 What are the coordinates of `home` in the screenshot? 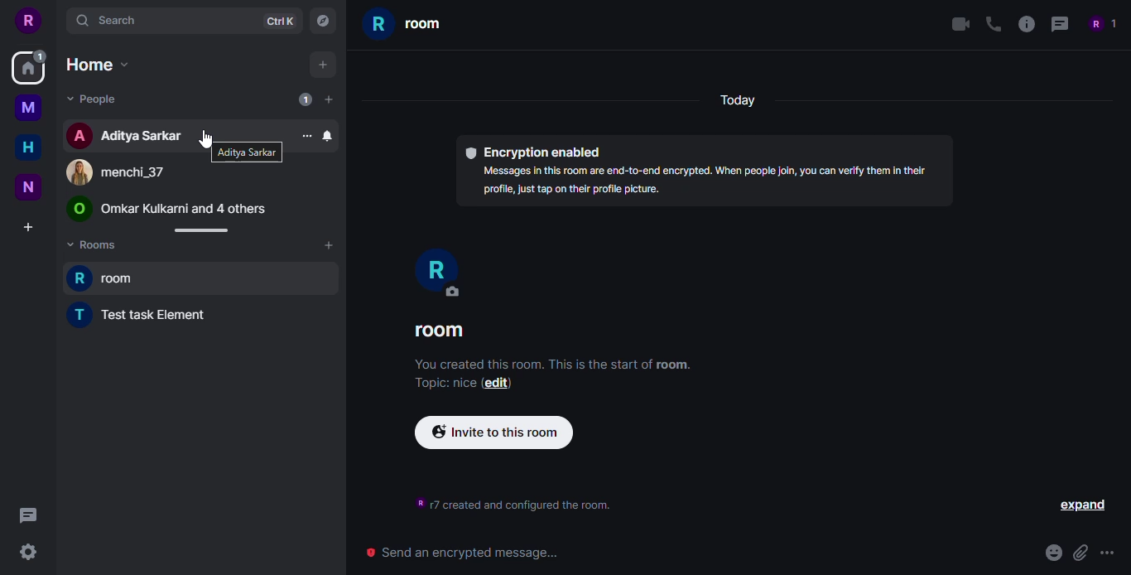 It's located at (26, 147).